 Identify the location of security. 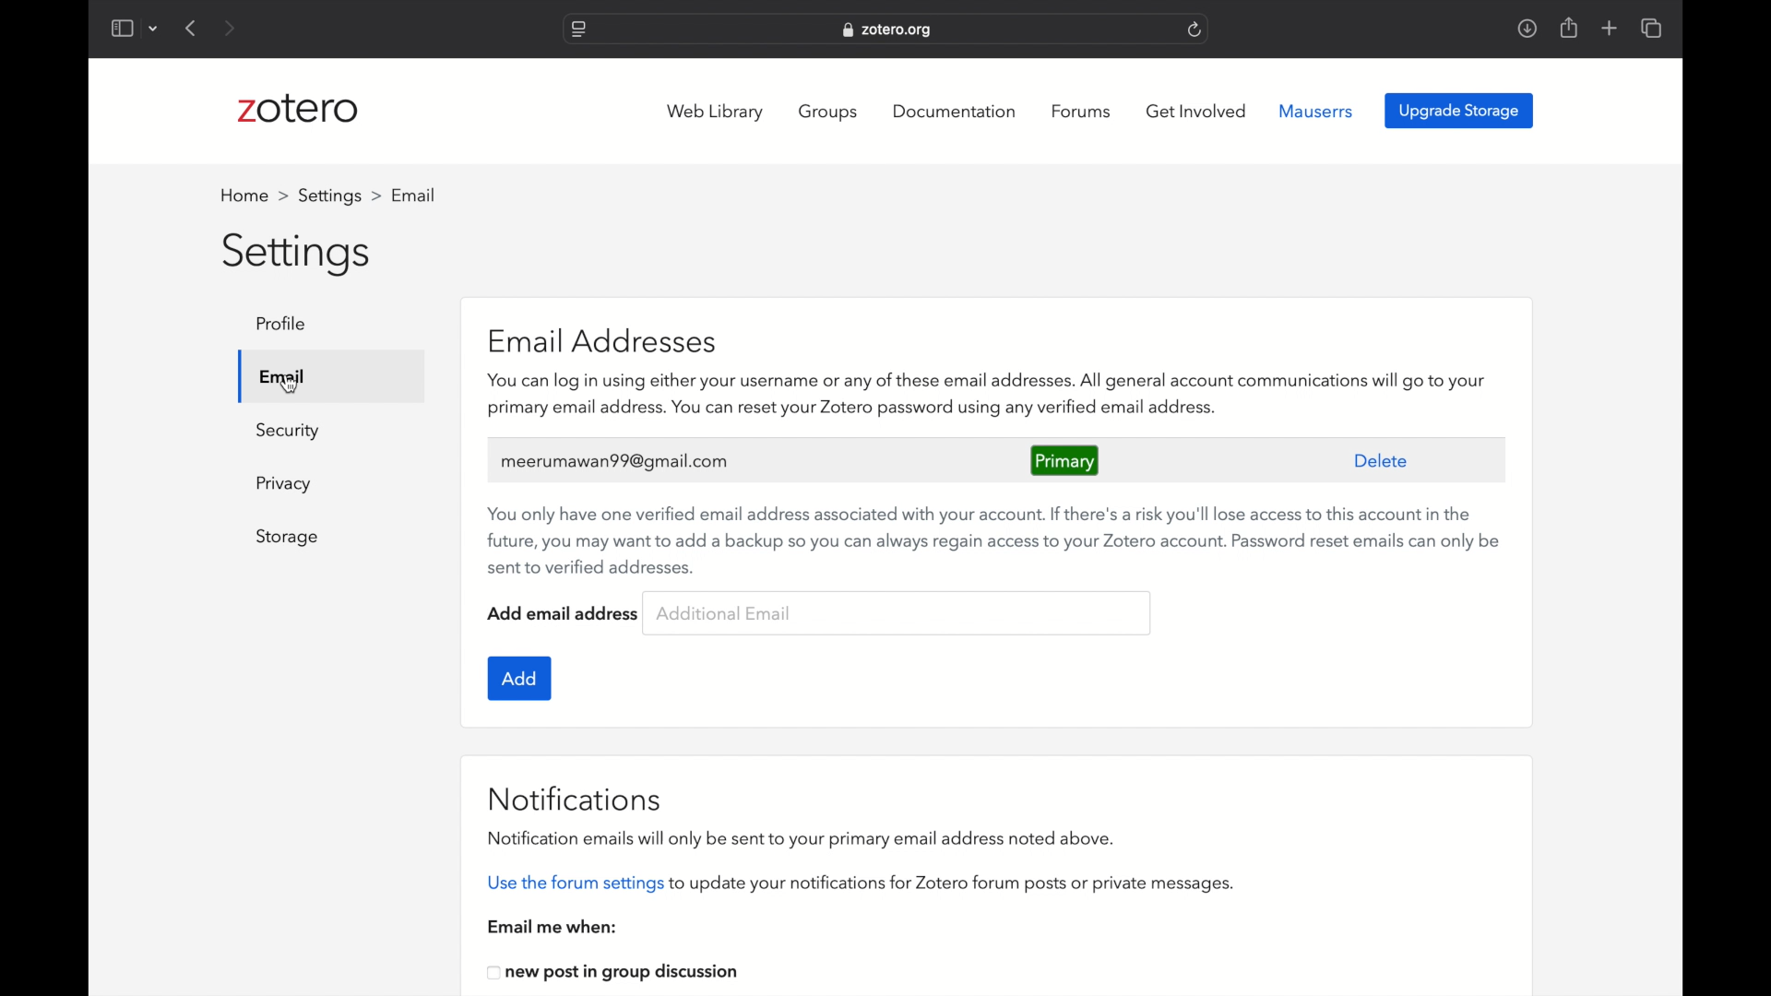
(288, 432).